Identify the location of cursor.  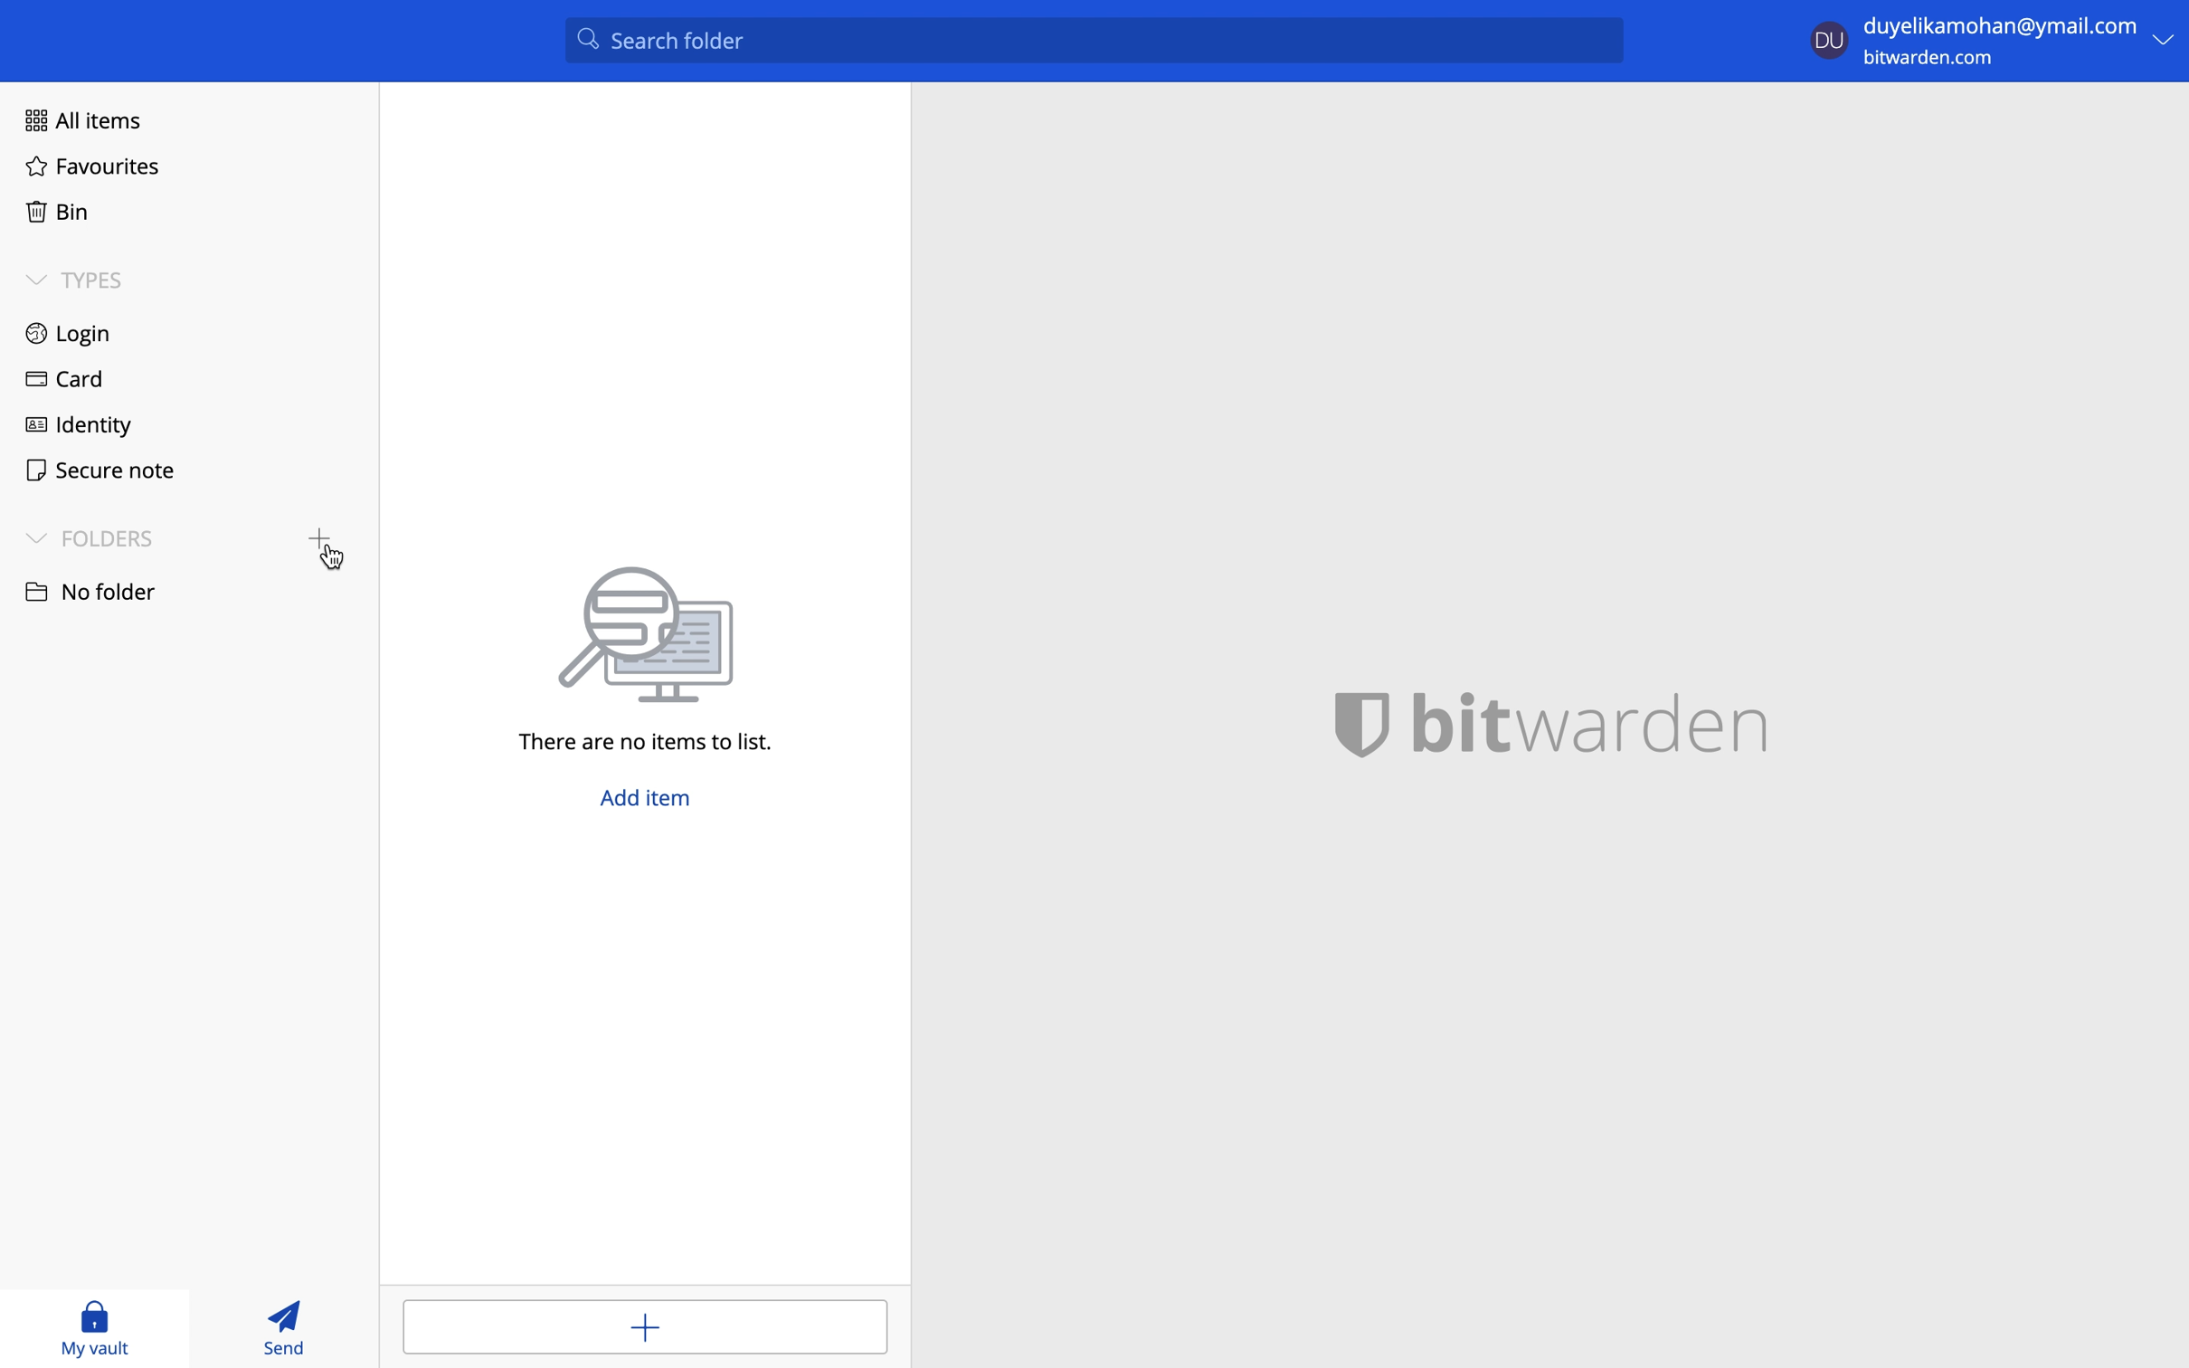
(335, 561).